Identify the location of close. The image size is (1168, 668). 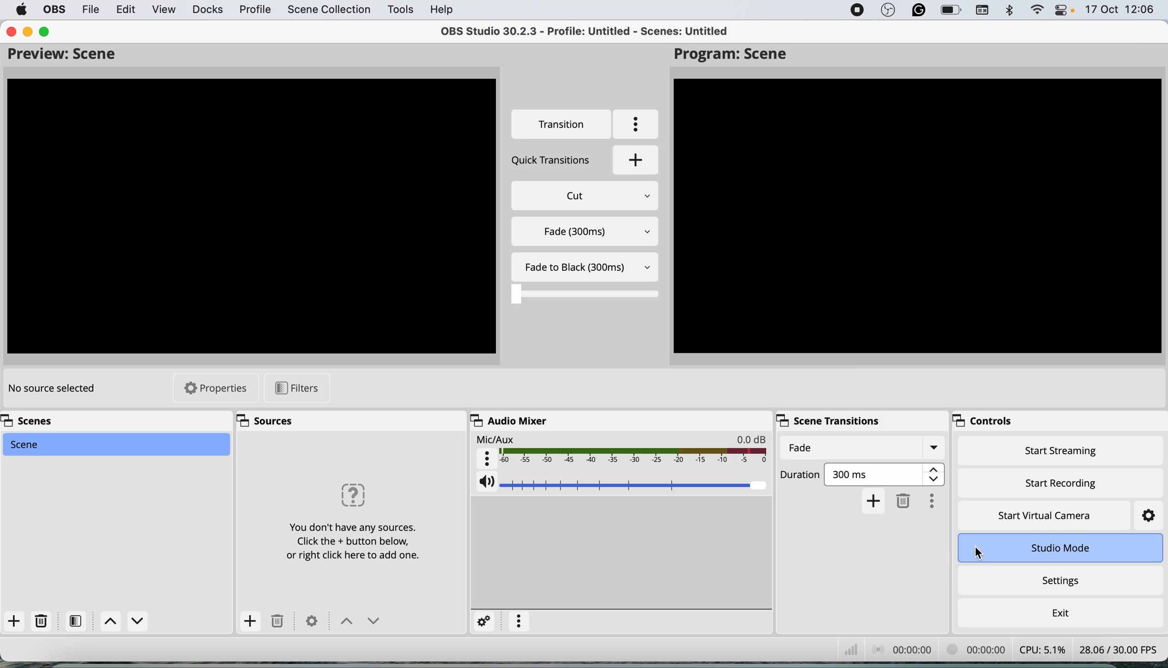
(11, 32).